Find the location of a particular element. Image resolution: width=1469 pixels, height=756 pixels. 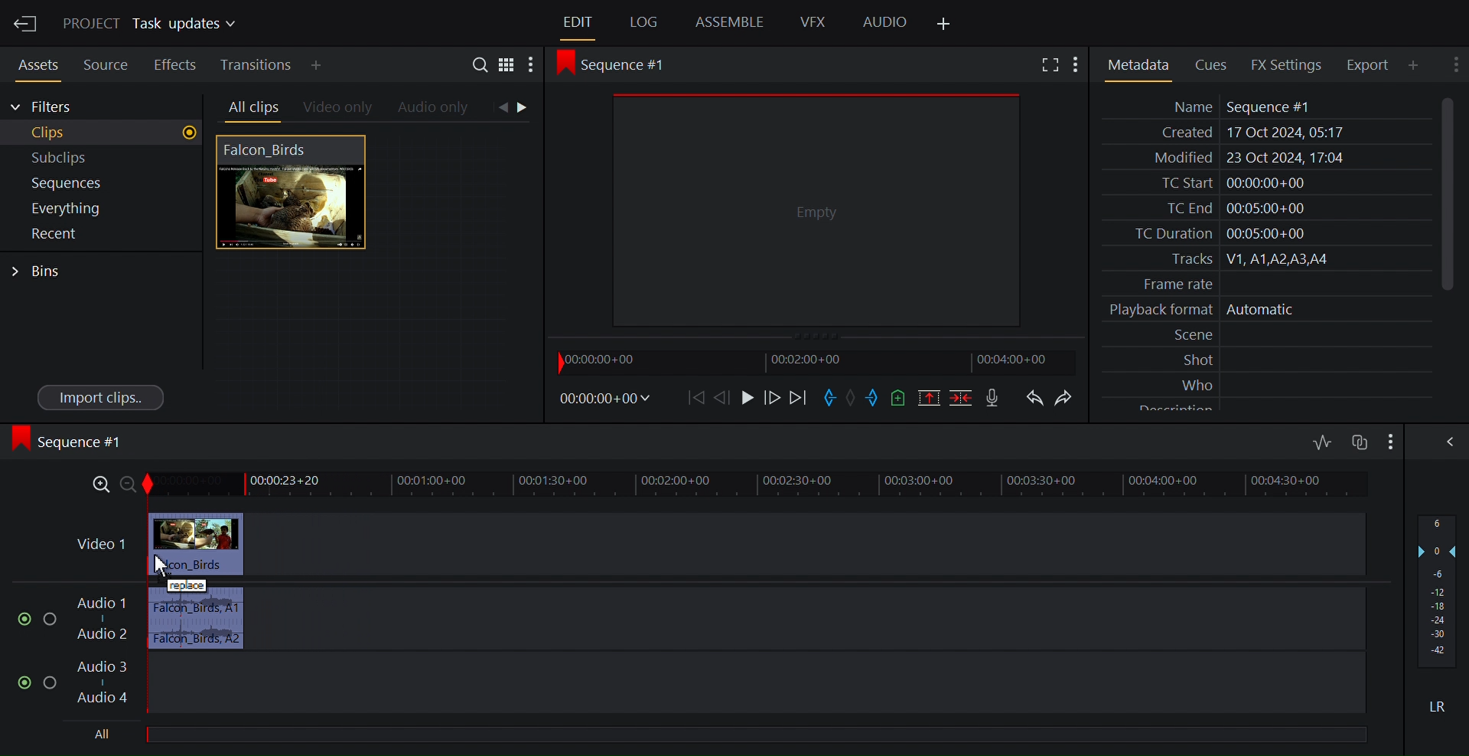

Shot is located at coordinates (1268, 359).